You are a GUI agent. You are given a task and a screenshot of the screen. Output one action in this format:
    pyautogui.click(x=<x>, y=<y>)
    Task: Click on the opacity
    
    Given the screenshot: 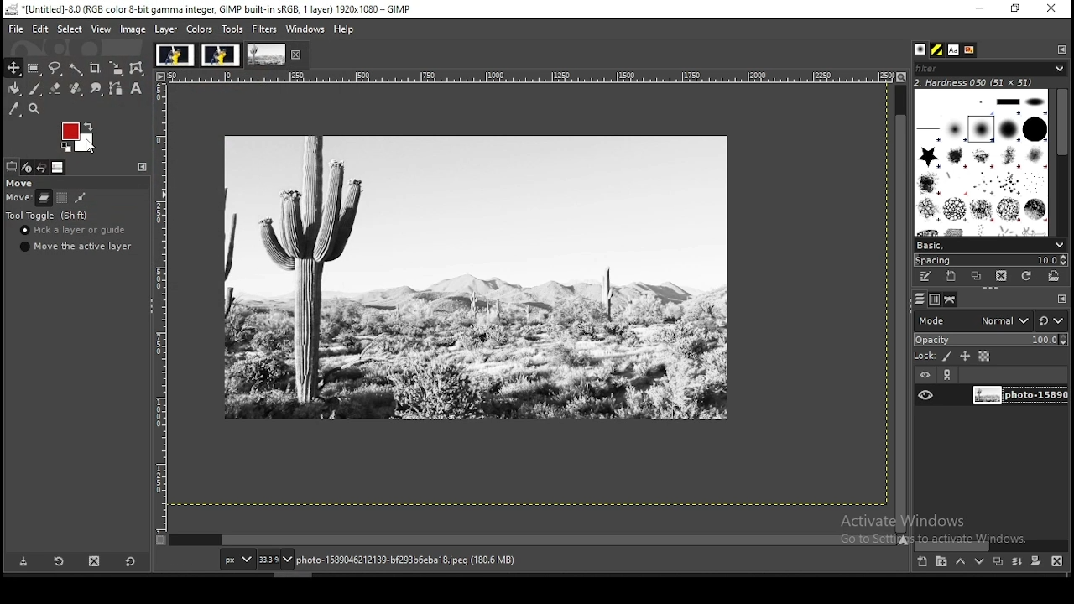 What is the action you would take?
    pyautogui.click(x=989, y=338)
    